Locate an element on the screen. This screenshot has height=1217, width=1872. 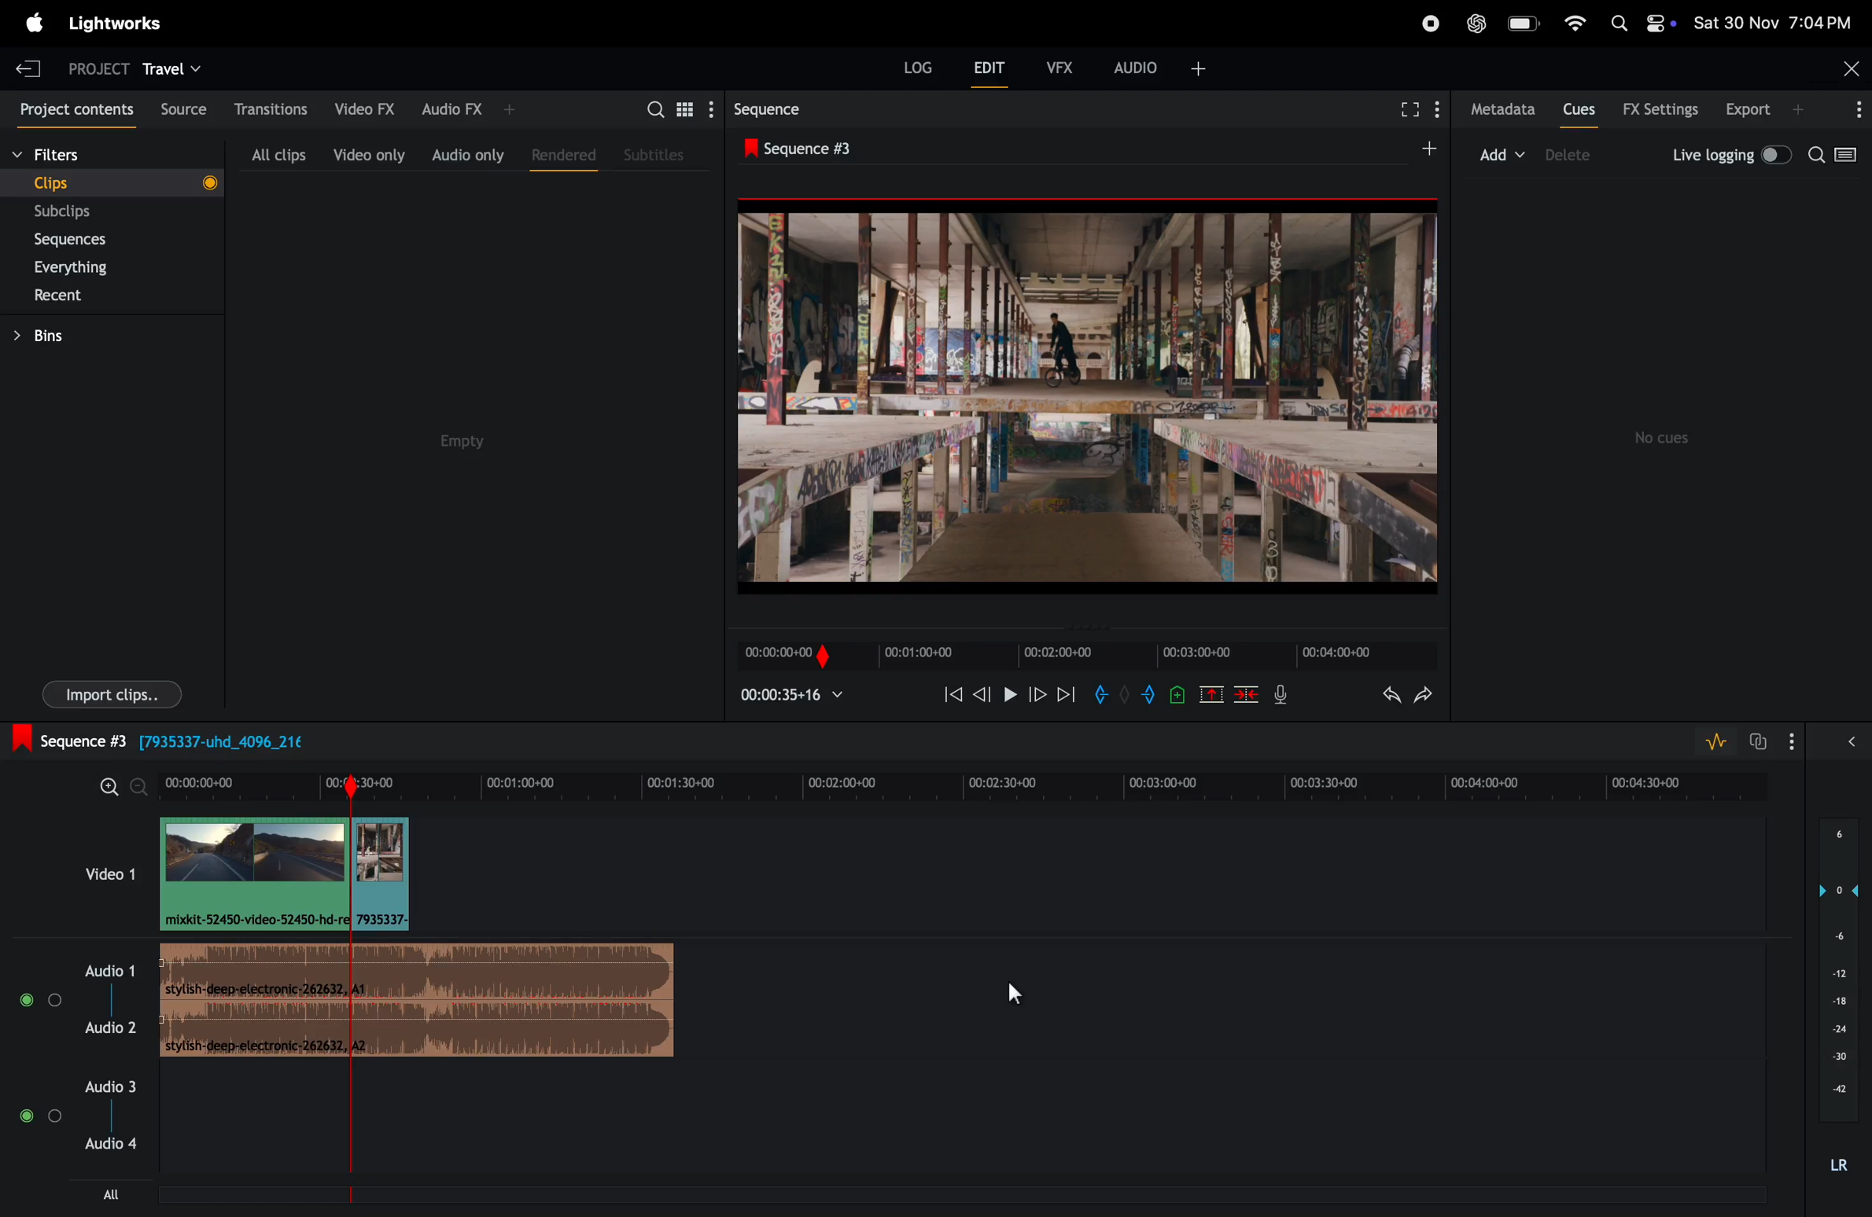
-24 (layers) is located at coordinates (1834, 1028).